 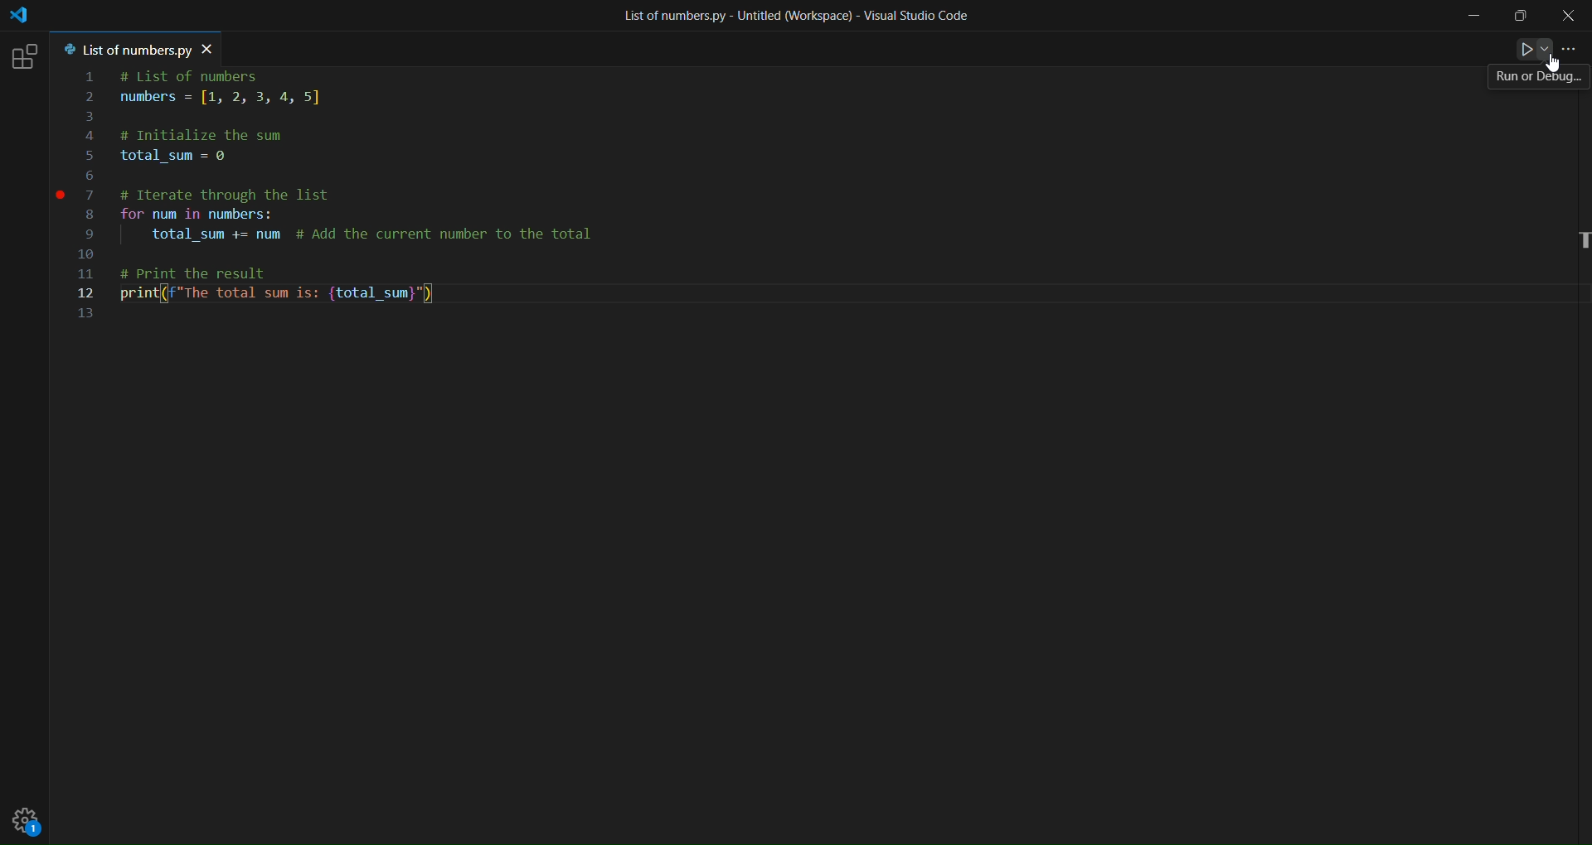 What do you see at coordinates (26, 57) in the screenshot?
I see `extension` at bounding box center [26, 57].